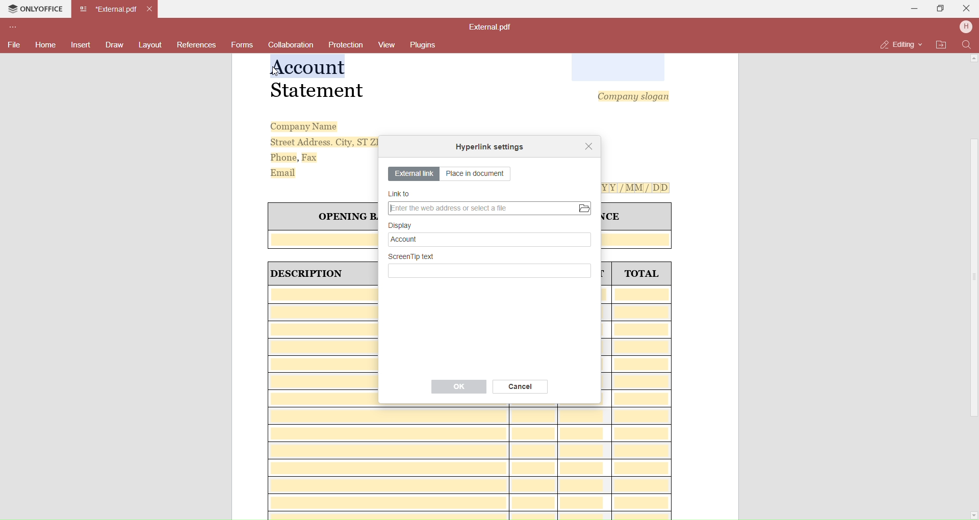  I want to click on cursor, so click(275, 68).